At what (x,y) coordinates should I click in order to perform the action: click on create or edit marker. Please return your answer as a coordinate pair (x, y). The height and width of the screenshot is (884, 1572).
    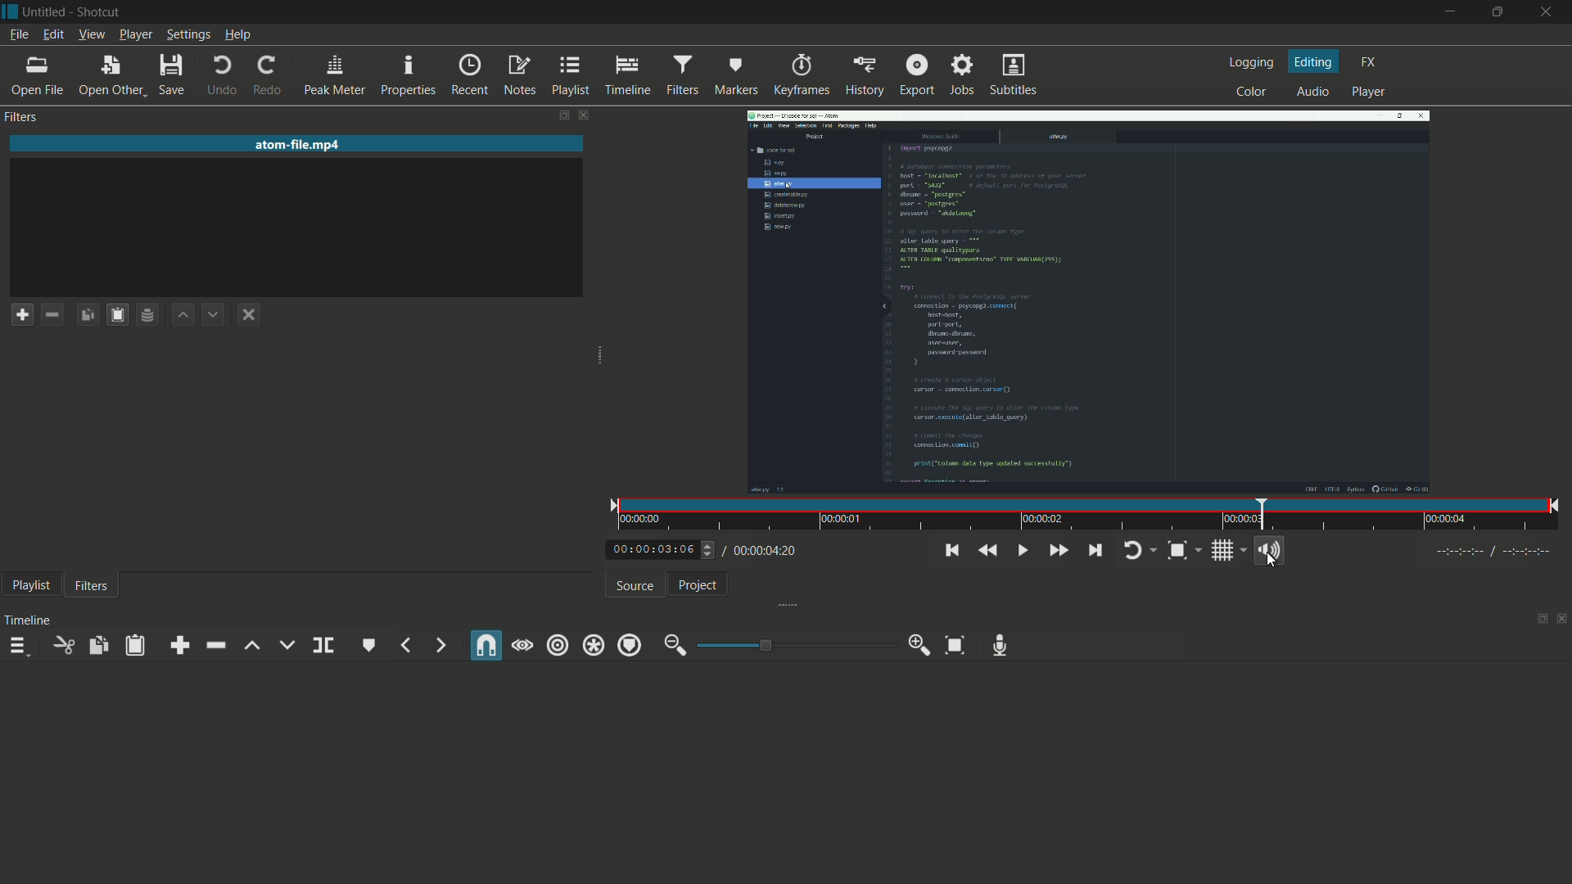
    Looking at the image, I should click on (368, 646).